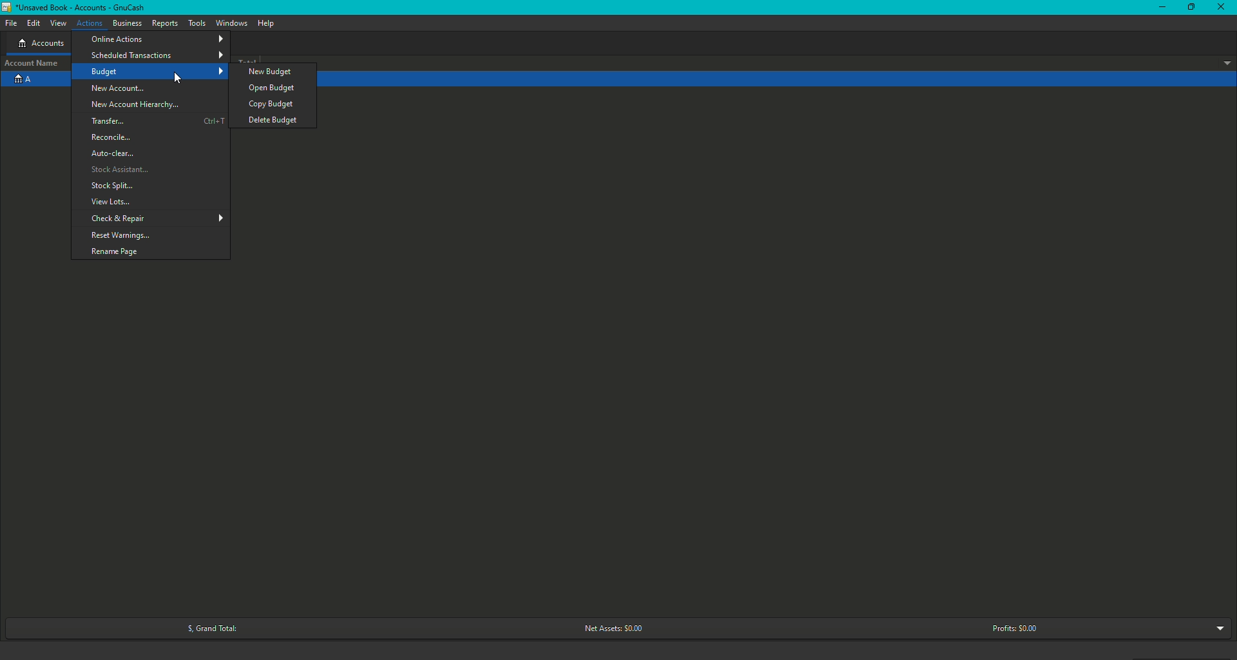  Describe the element at coordinates (122, 238) in the screenshot. I see `Reset Warnings` at that location.